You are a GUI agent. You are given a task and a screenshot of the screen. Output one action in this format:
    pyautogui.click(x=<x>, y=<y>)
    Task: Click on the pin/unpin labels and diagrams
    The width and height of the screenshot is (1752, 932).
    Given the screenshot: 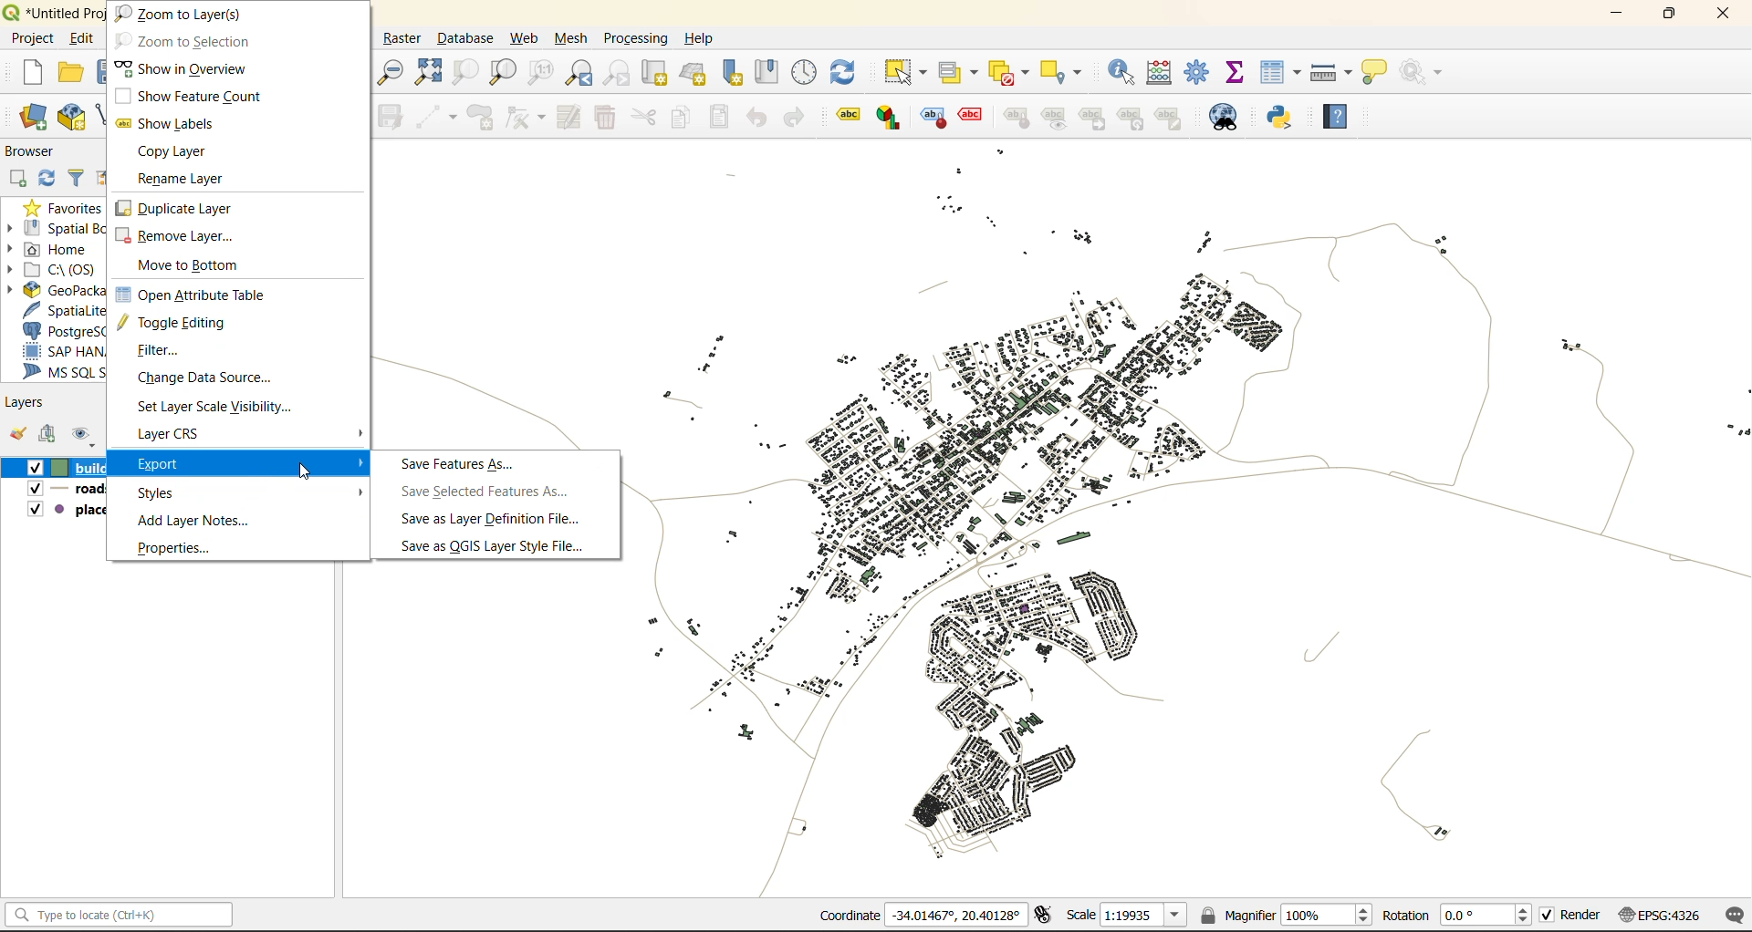 What is the action you would take?
    pyautogui.click(x=1014, y=118)
    